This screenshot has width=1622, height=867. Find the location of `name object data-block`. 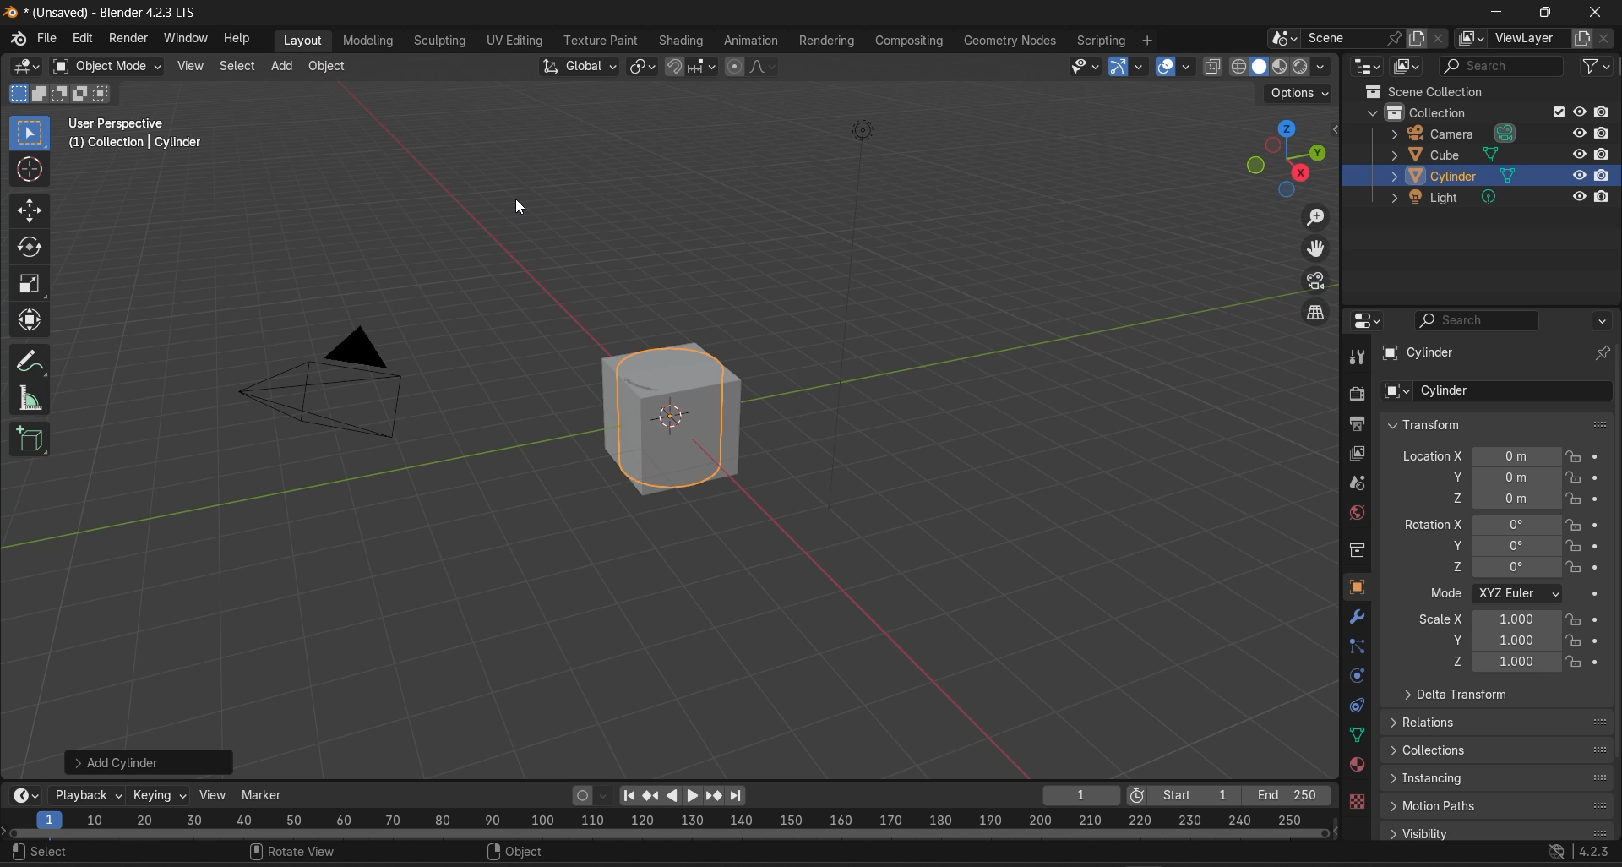

name object data-block is located at coordinates (1512, 390).